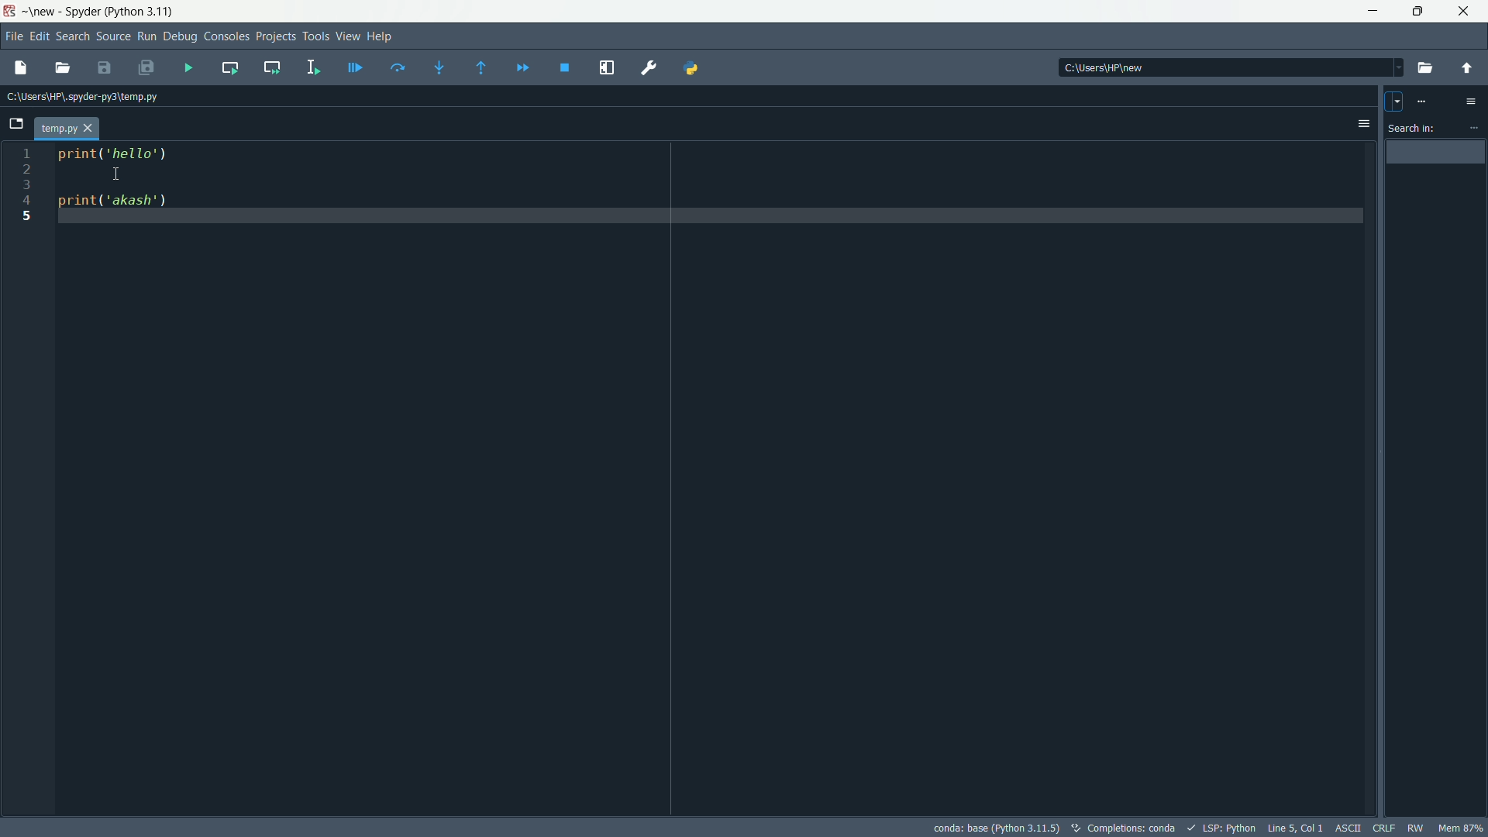  What do you see at coordinates (231, 68) in the screenshot?
I see `run current cell` at bounding box center [231, 68].